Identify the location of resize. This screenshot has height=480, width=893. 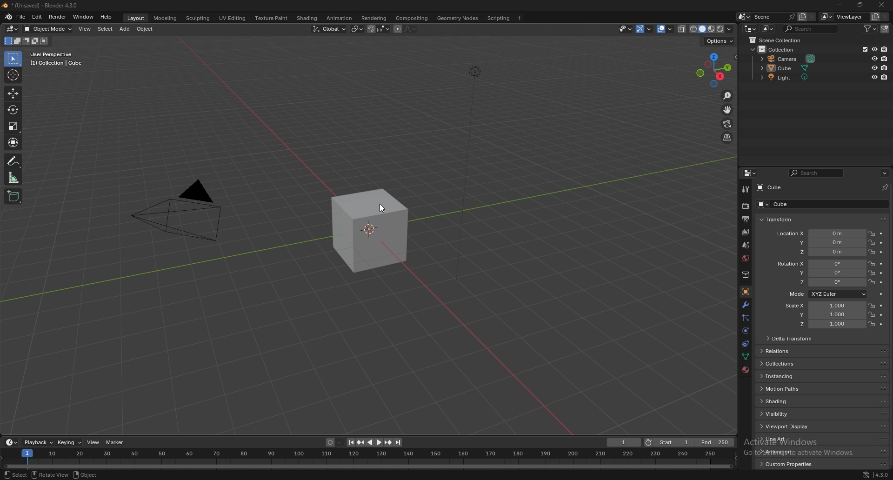
(860, 5).